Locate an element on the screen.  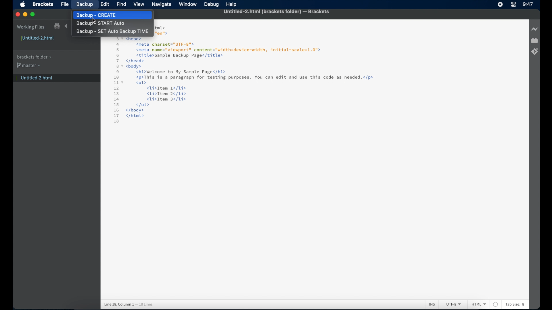
master is located at coordinates (28, 65).